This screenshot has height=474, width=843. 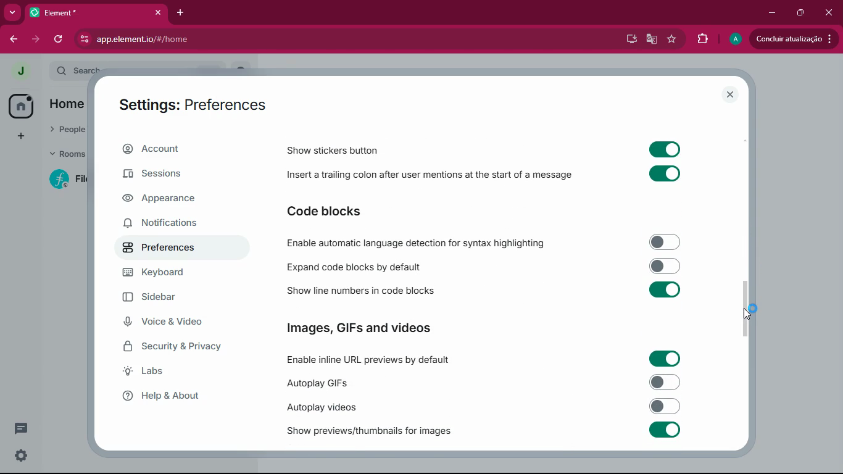 I want to click on Close, so click(x=157, y=13).